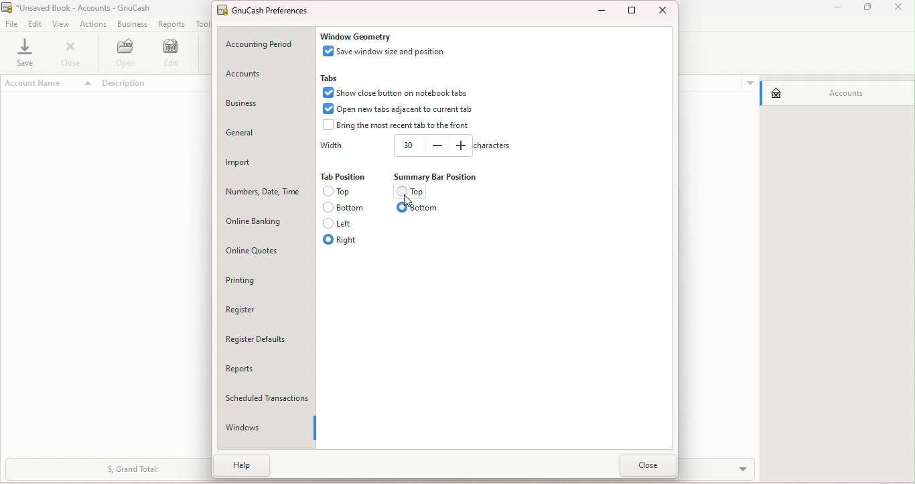 The height and width of the screenshot is (484, 915). What do you see at coordinates (417, 209) in the screenshot?
I see `Bottom` at bounding box center [417, 209].